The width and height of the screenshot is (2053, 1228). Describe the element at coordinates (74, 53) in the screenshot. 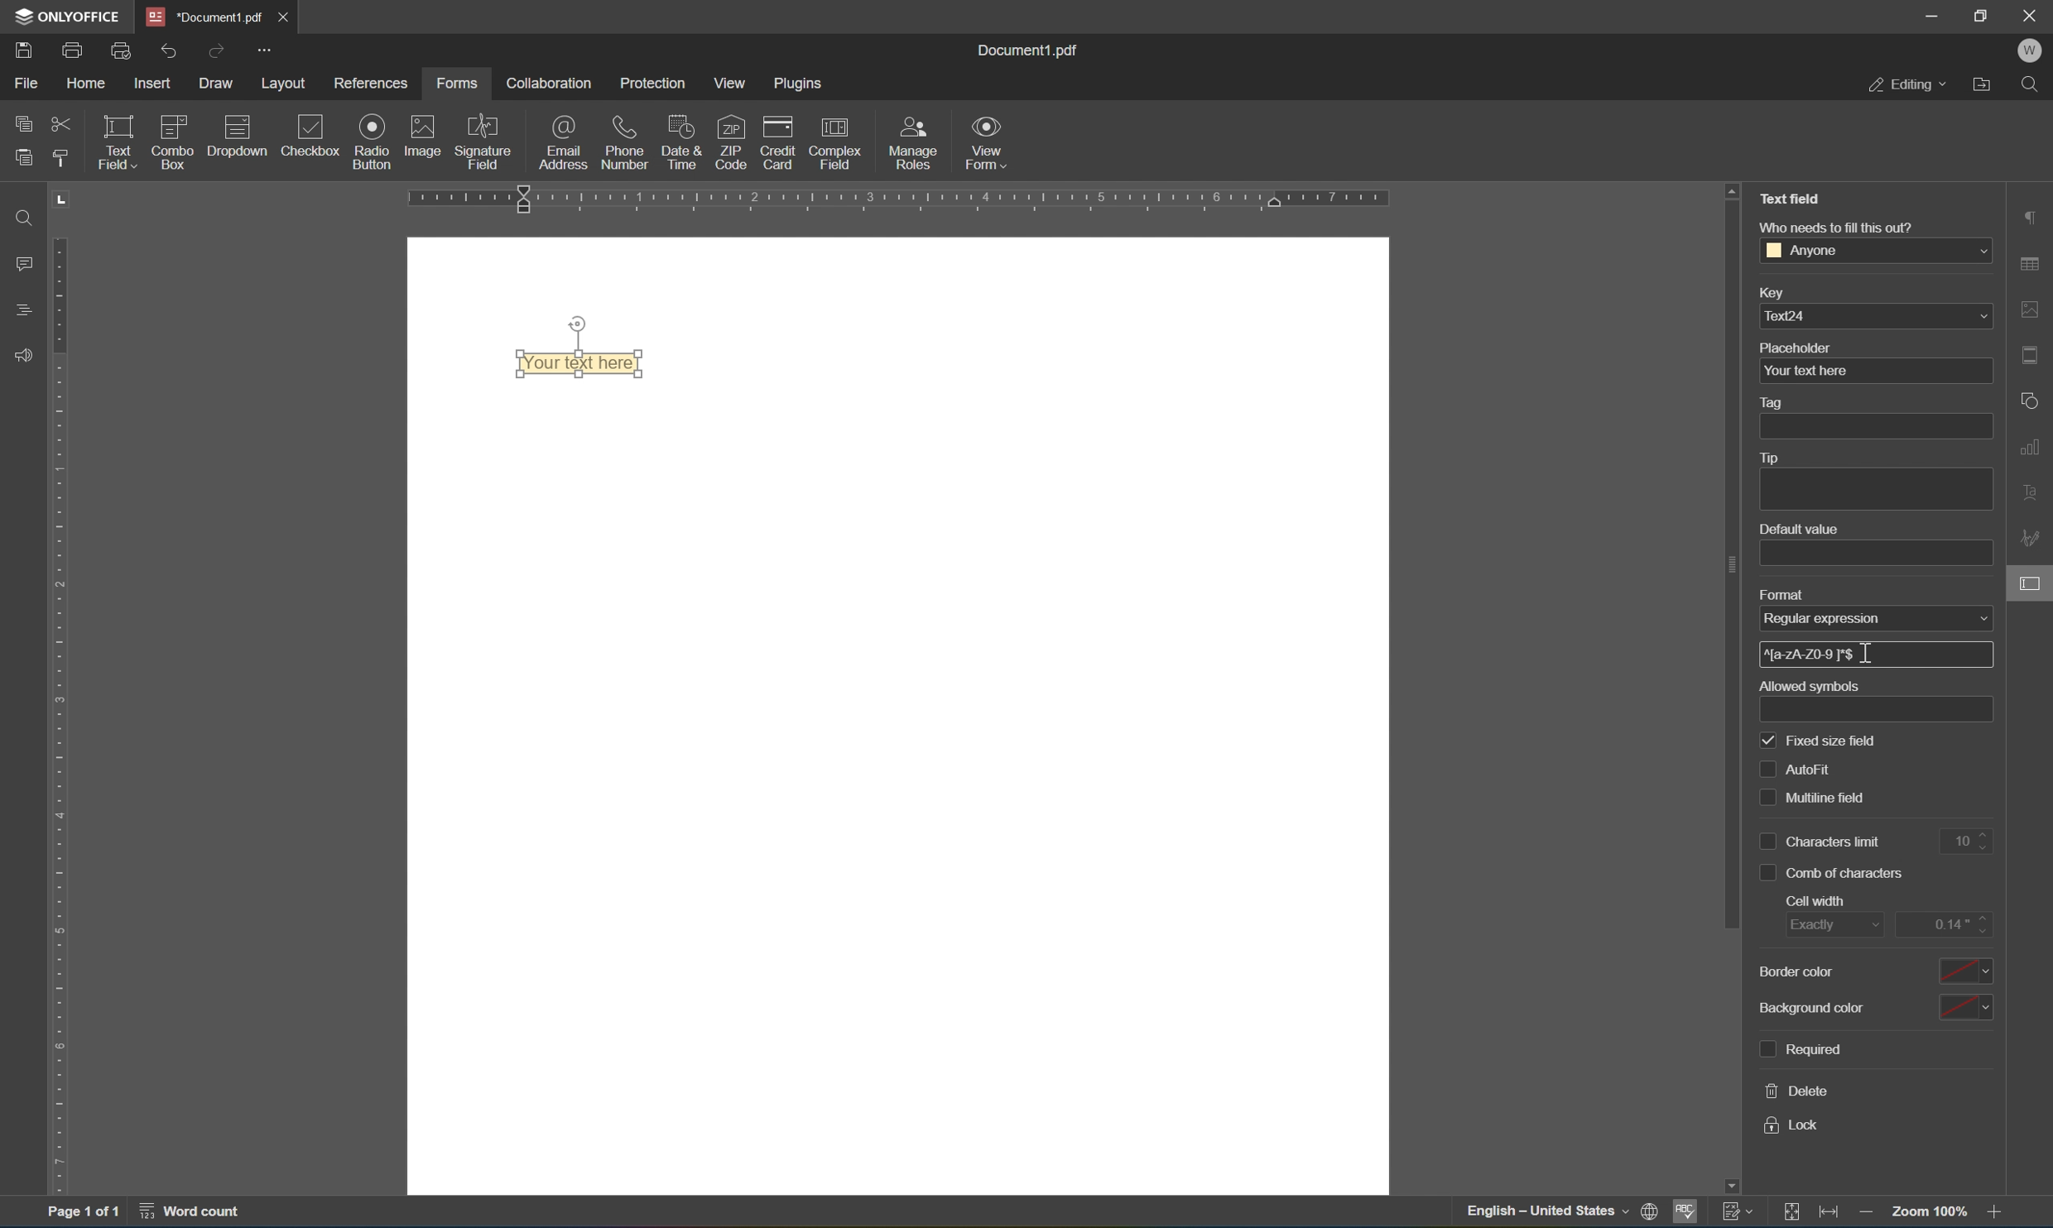

I see `print` at that location.